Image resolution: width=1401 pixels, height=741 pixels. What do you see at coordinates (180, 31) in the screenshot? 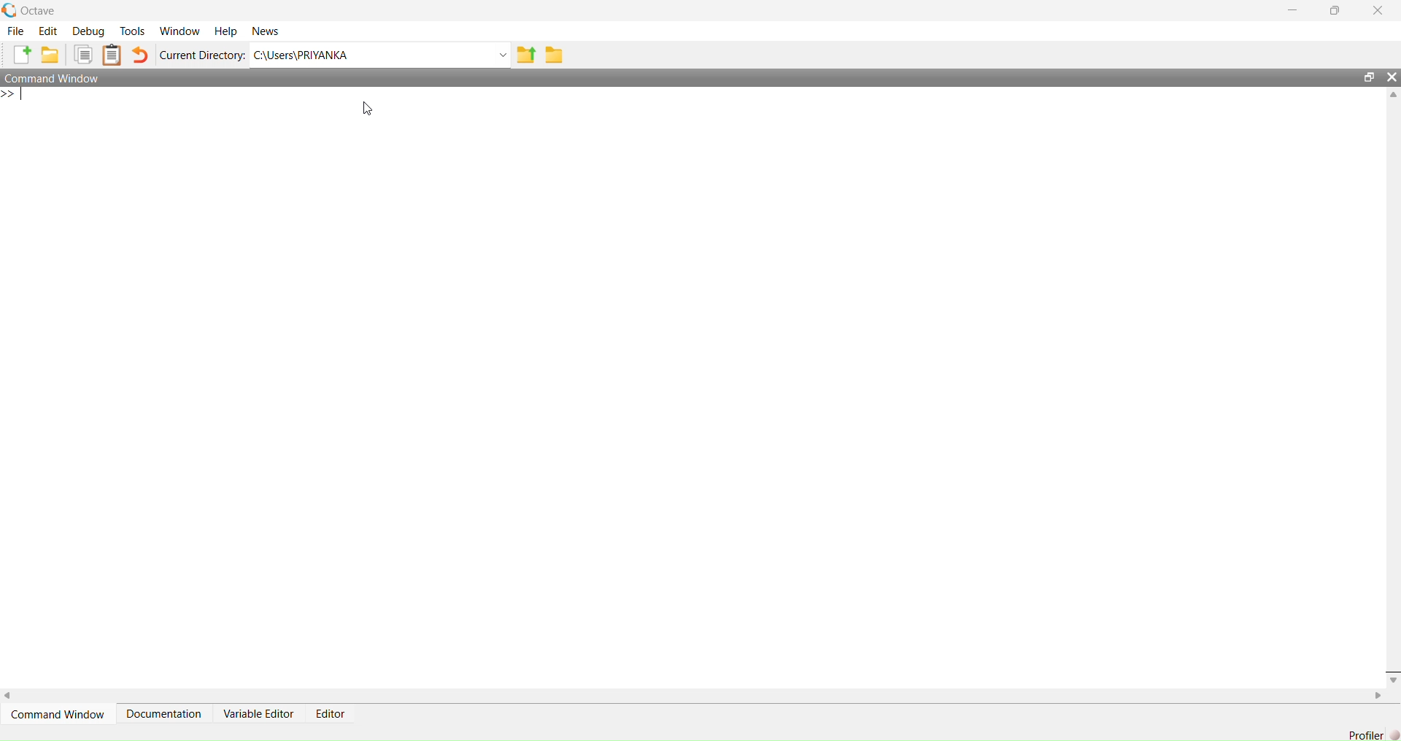
I see `Workflow` at bounding box center [180, 31].